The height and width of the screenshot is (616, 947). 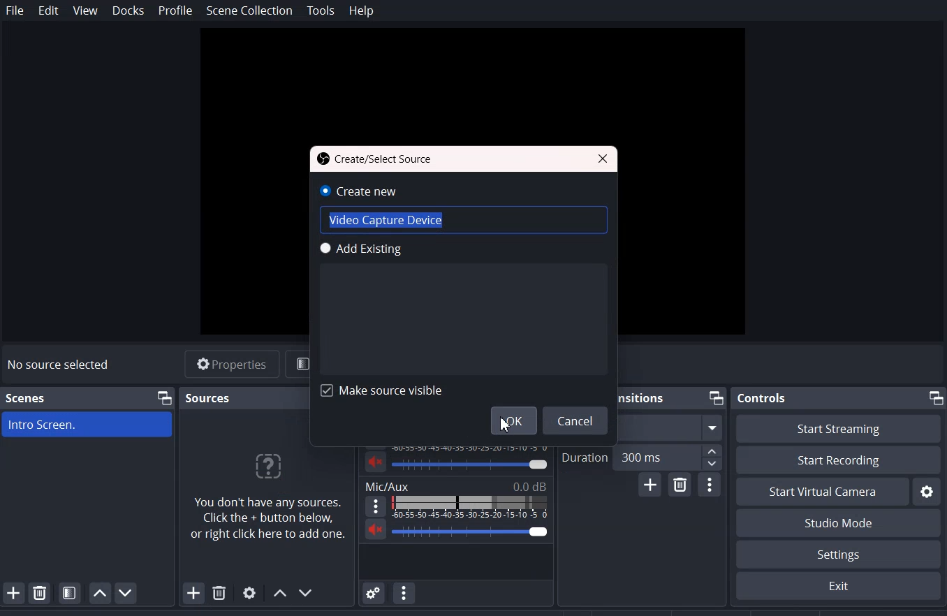 I want to click on Cancel, so click(x=577, y=420).